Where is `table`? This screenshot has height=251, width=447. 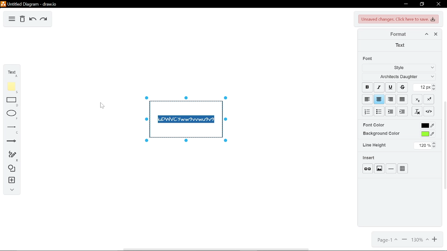 table is located at coordinates (403, 169).